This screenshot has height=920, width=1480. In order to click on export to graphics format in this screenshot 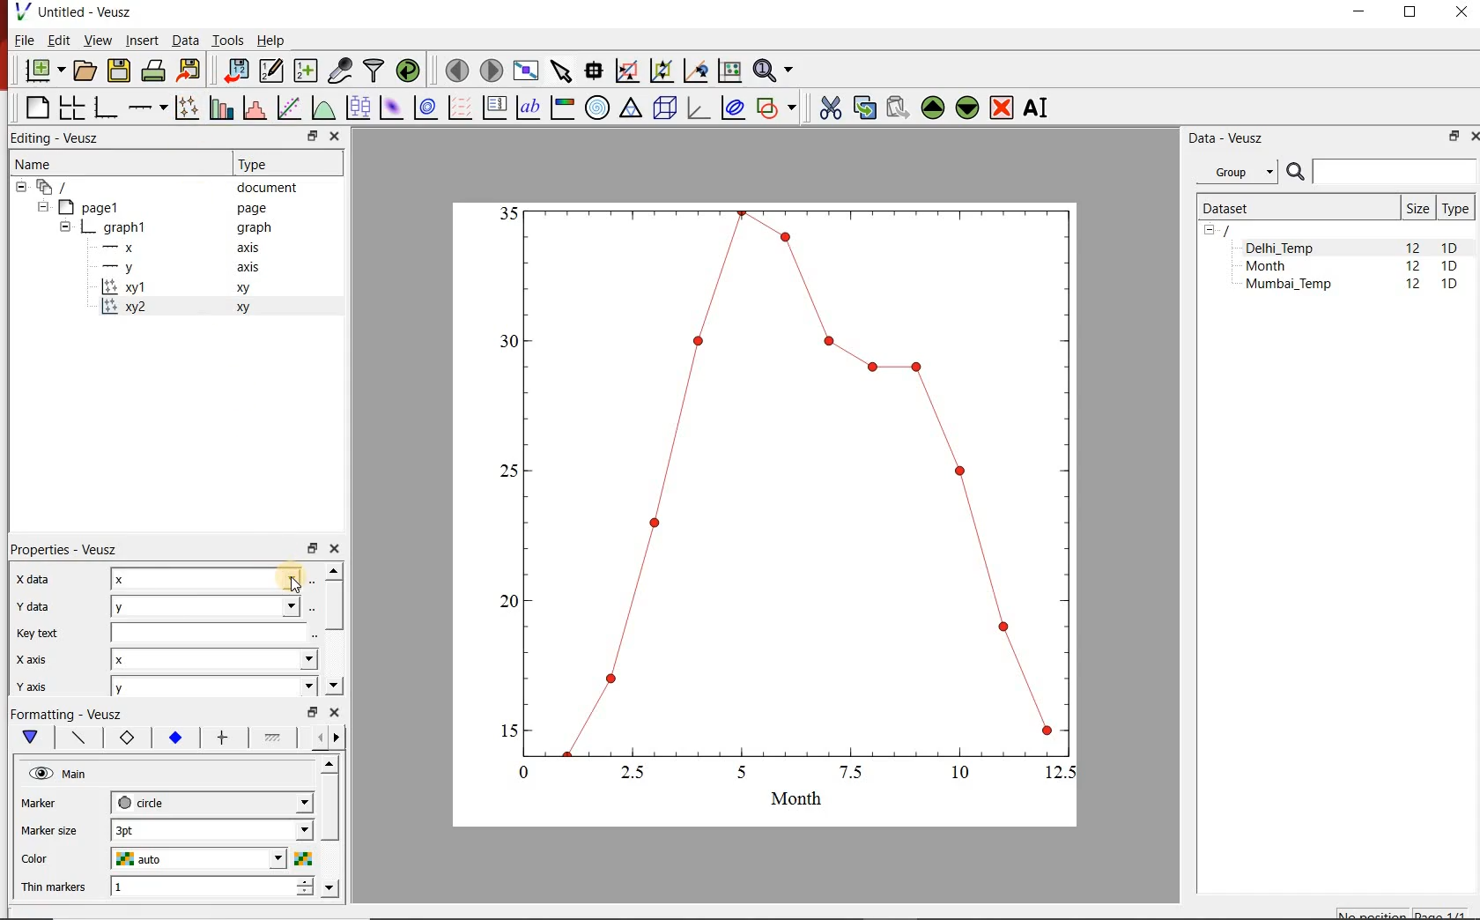, I will do `click(190, 70)`.